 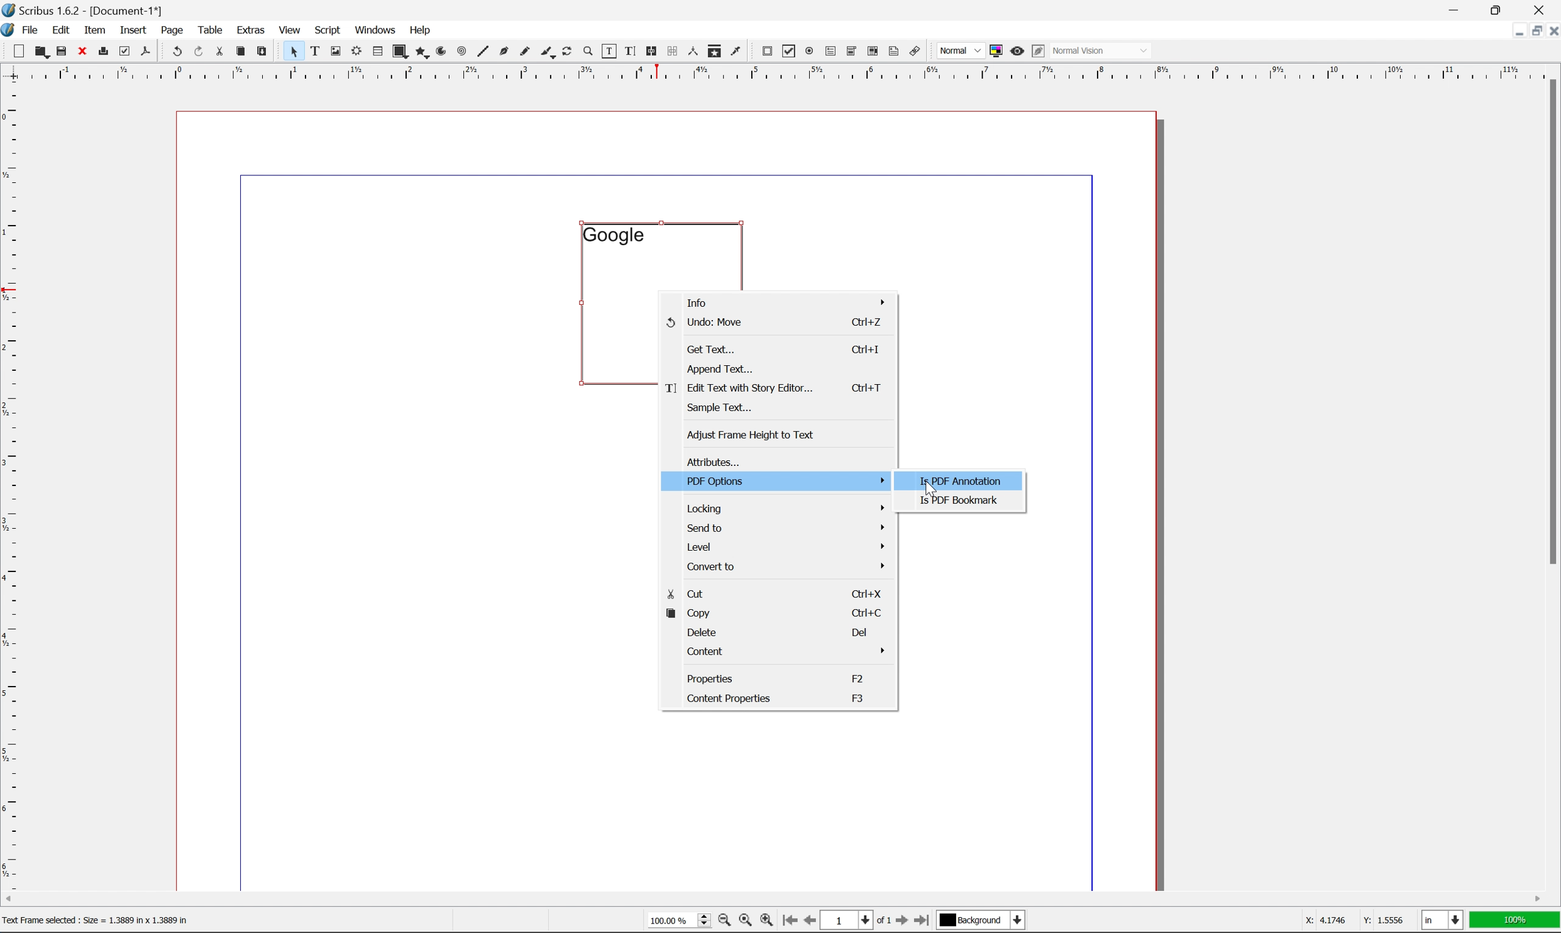 What do you see at coordinates (1456, 9) in the screenshot?
I see `minimize` at bounding box center [1456, 9].